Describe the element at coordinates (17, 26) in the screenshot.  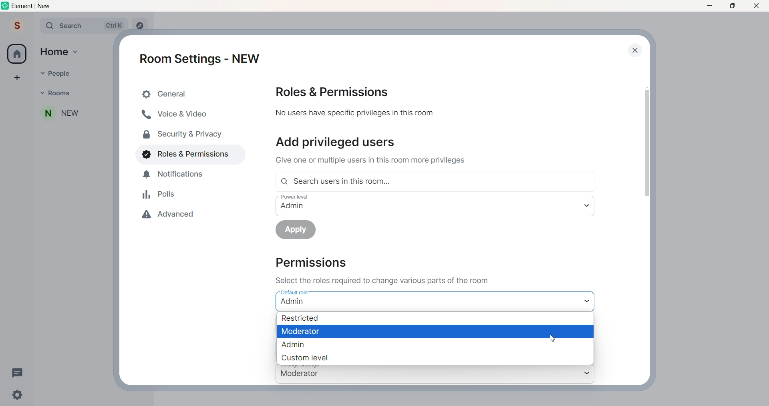
I see `user` at that location.